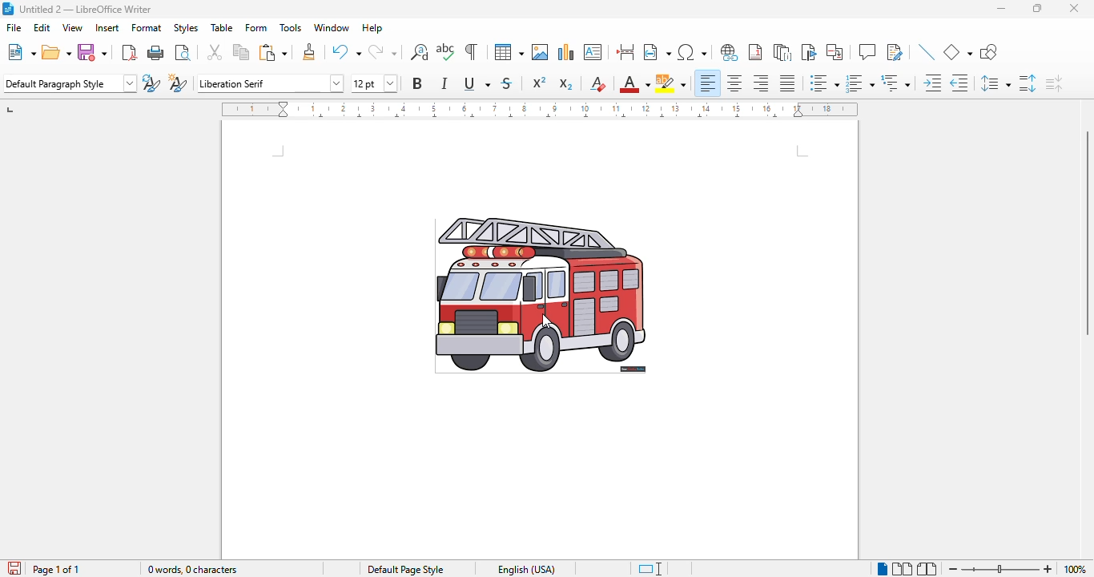 The image size is (1094, 577). I want to click on insert, so click(108, 27).